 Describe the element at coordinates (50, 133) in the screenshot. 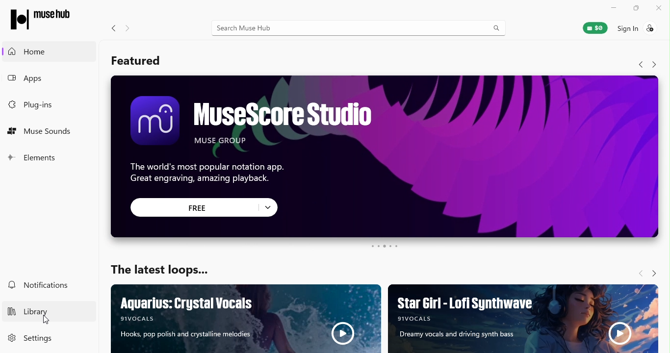

I see `Muse sounds` at that location.